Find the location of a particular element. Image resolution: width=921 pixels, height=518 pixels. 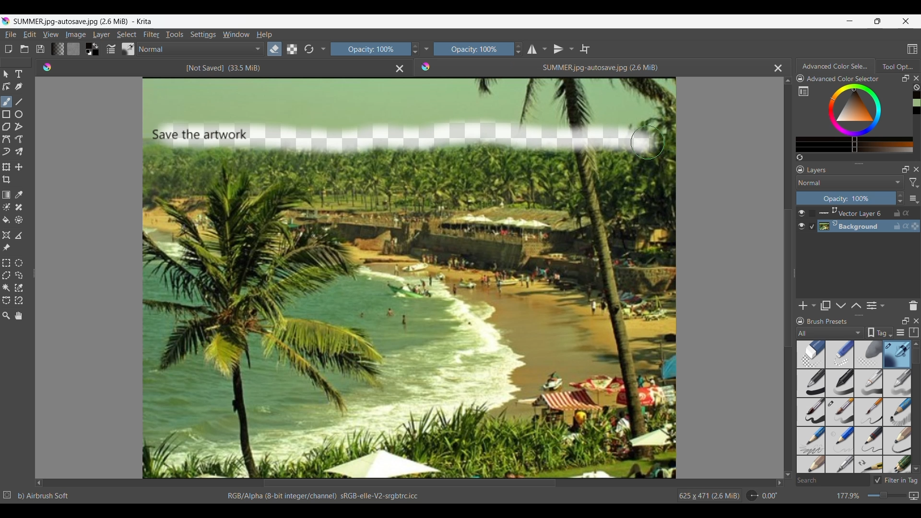

Interchange foreground and background colors is located at coordinates (97, 46).